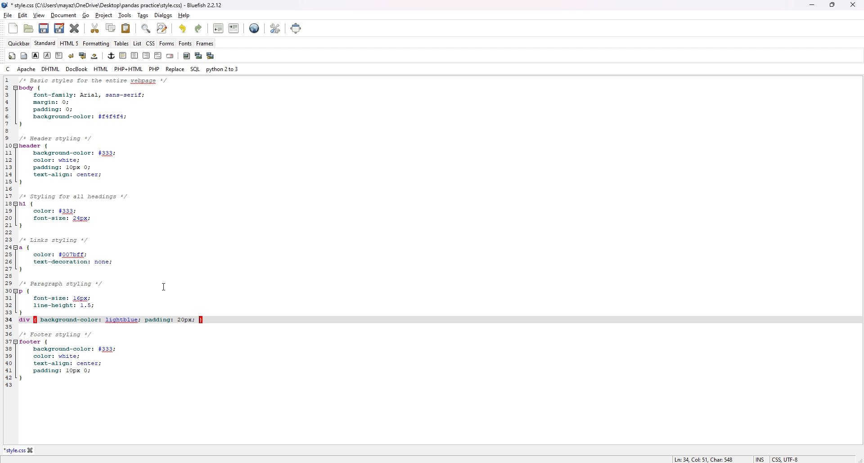  Describe the element at coordinates (234, 28) in the screenshot. I see `indent` at that location.